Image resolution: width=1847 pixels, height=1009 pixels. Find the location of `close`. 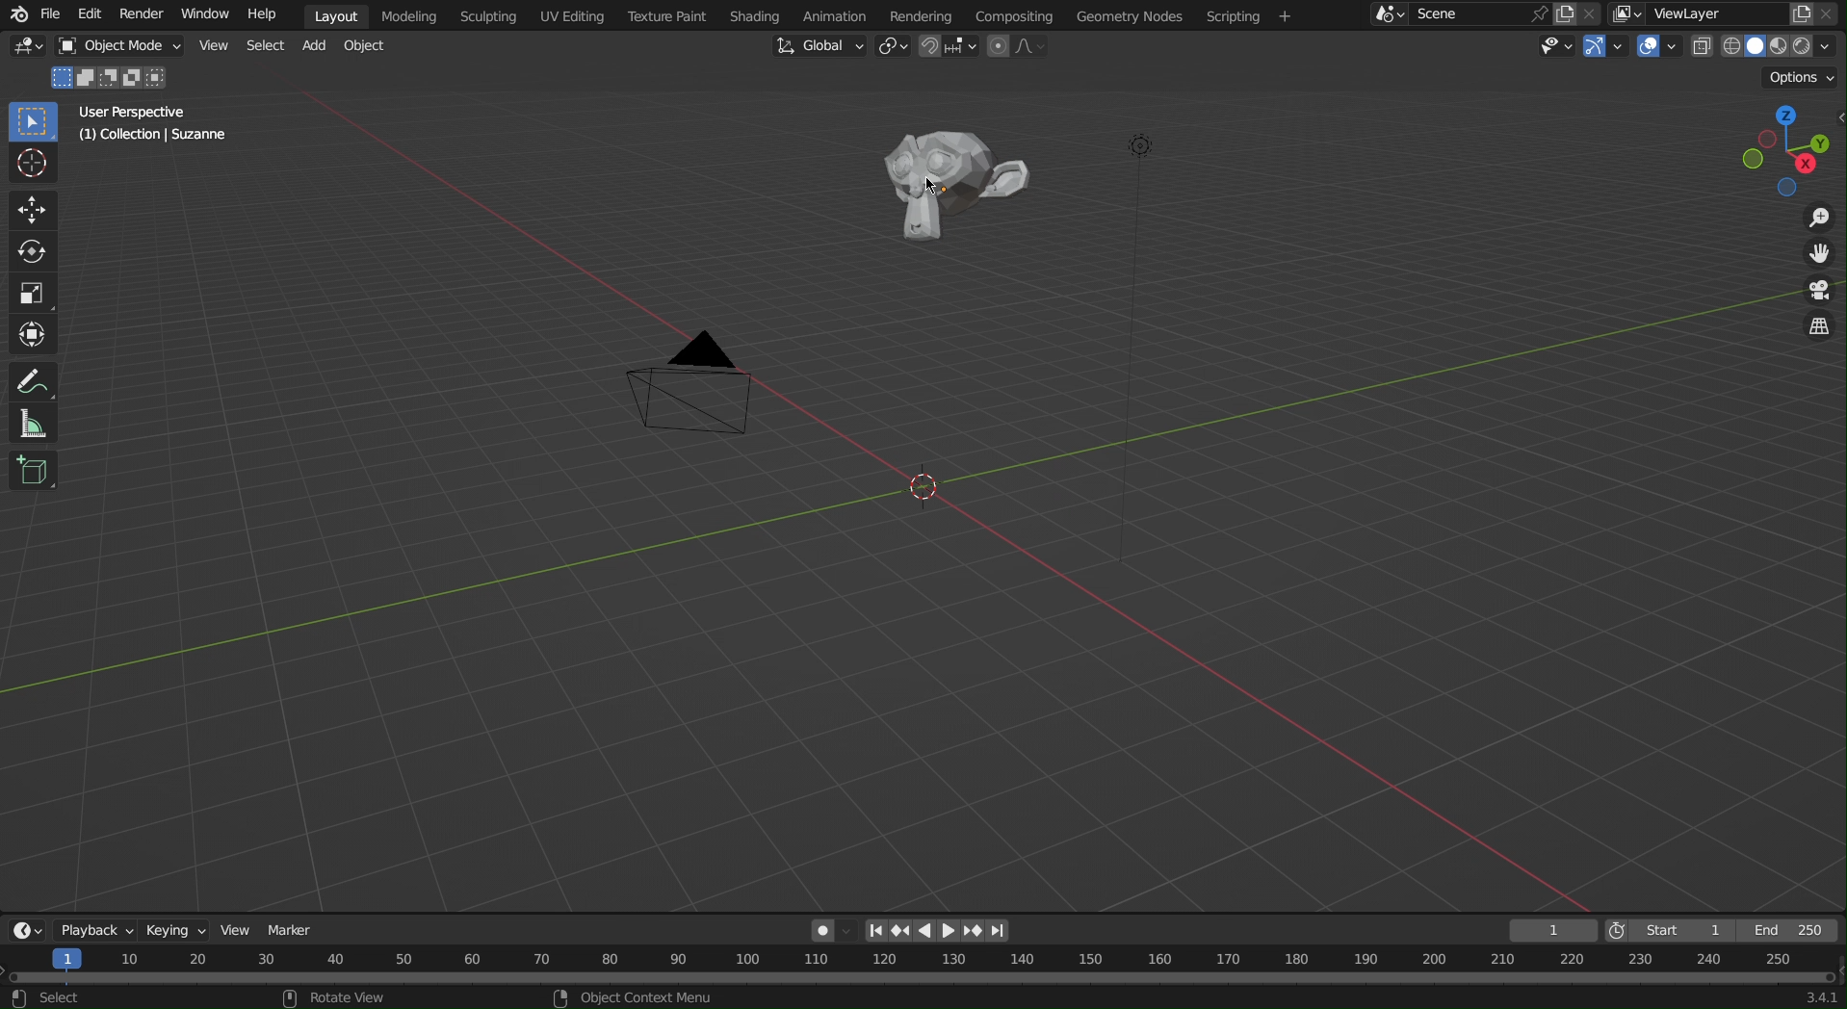

close is located at coordinates (1592, 13).